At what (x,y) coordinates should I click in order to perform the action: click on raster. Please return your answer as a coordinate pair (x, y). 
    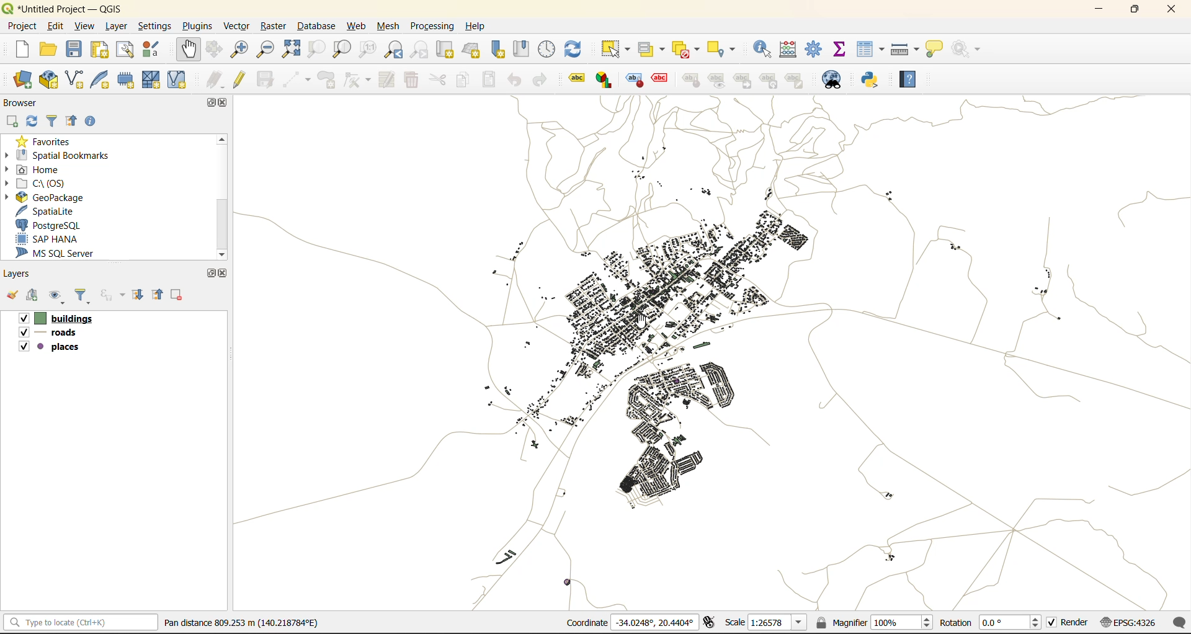
    Looking at the image, I should click on (274, 26).